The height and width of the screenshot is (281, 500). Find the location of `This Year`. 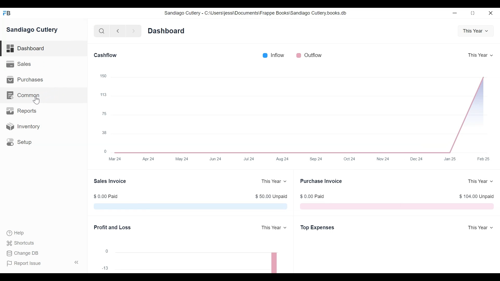

This Year is located at coordinates (481, 228).